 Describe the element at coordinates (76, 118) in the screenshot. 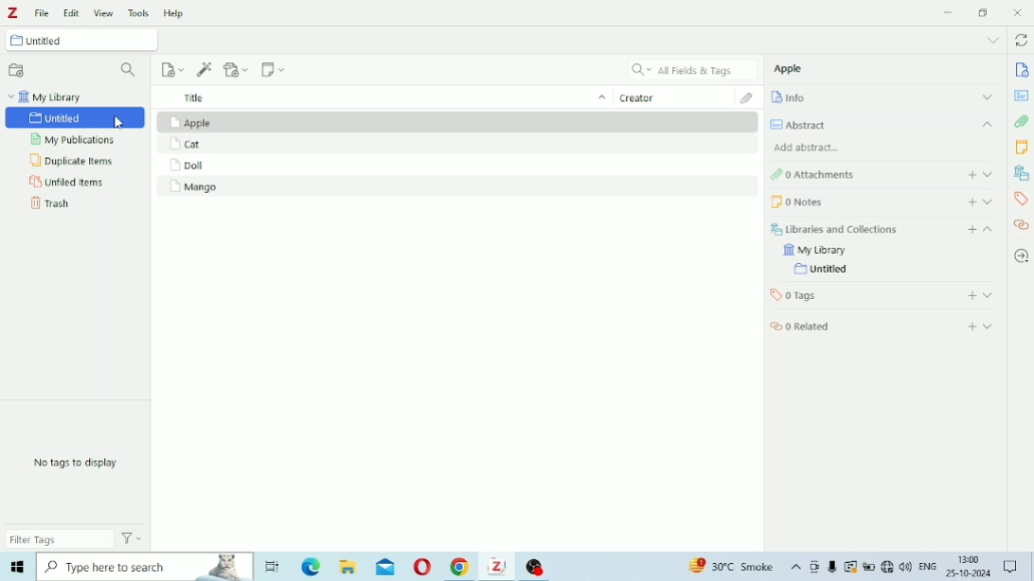

I see `Untitled` at that location.